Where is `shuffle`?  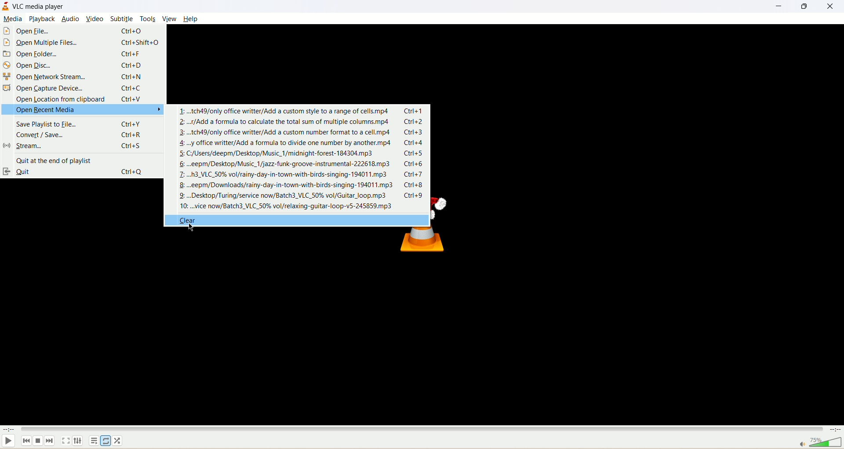 shuffle is located at coordinates (120, 441).